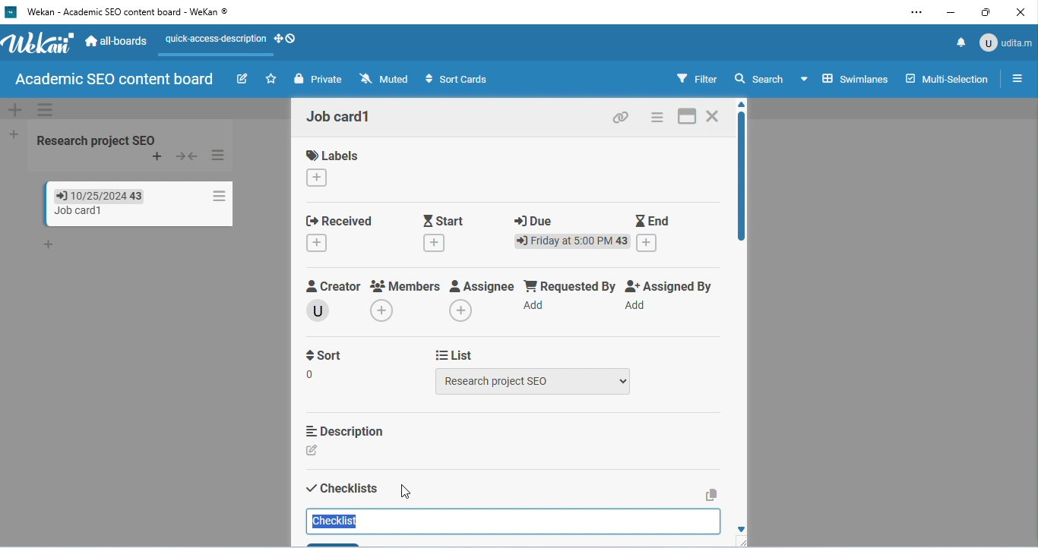  What do you see at coordinates (739, 181) in the screenshot?
I see `vertical scroll bar` at bounding box center [739, 181].